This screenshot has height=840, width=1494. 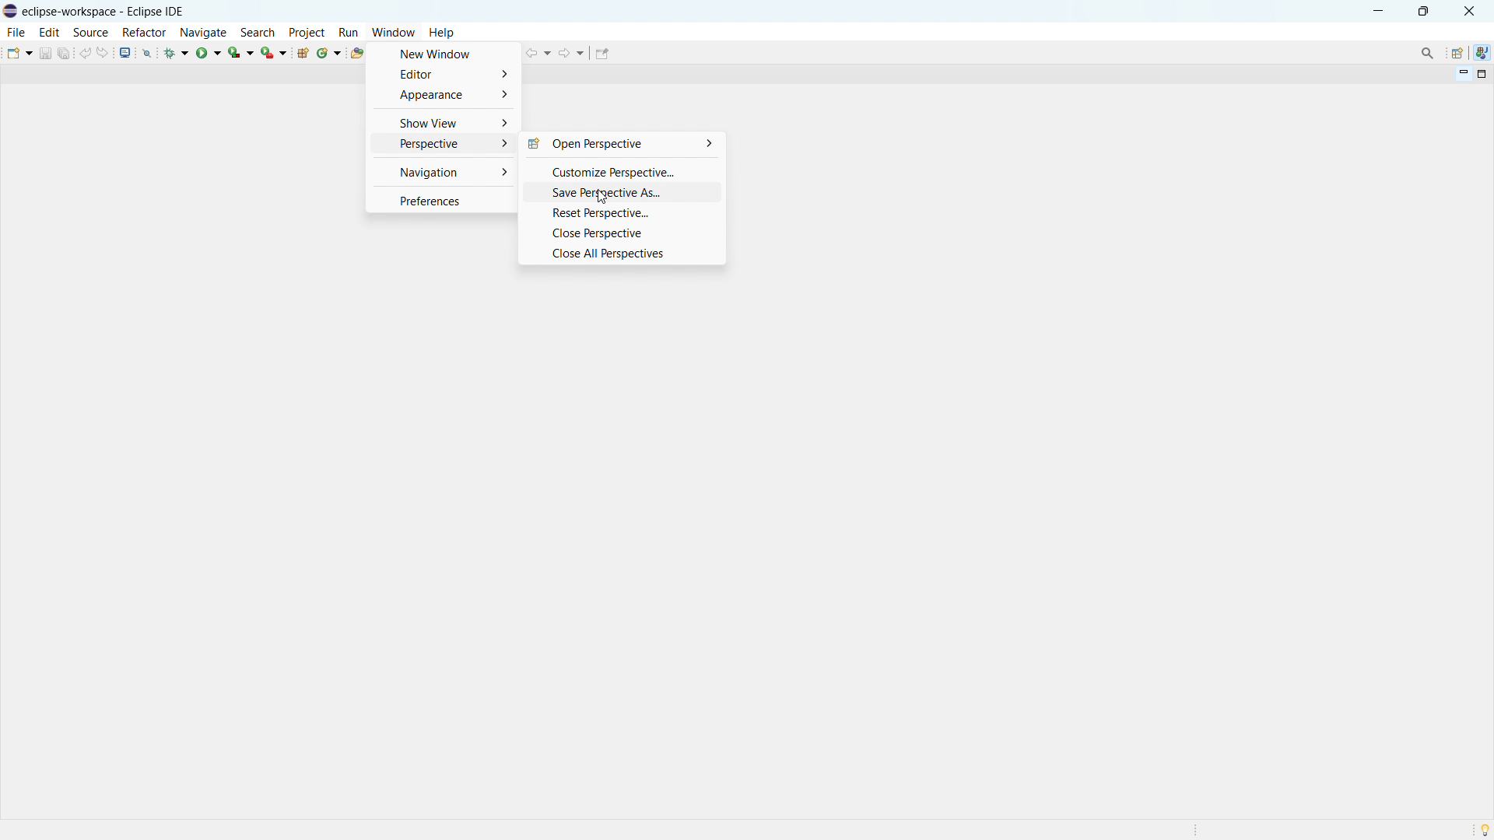 I want to click on cursor, so click(x=600, y=198).